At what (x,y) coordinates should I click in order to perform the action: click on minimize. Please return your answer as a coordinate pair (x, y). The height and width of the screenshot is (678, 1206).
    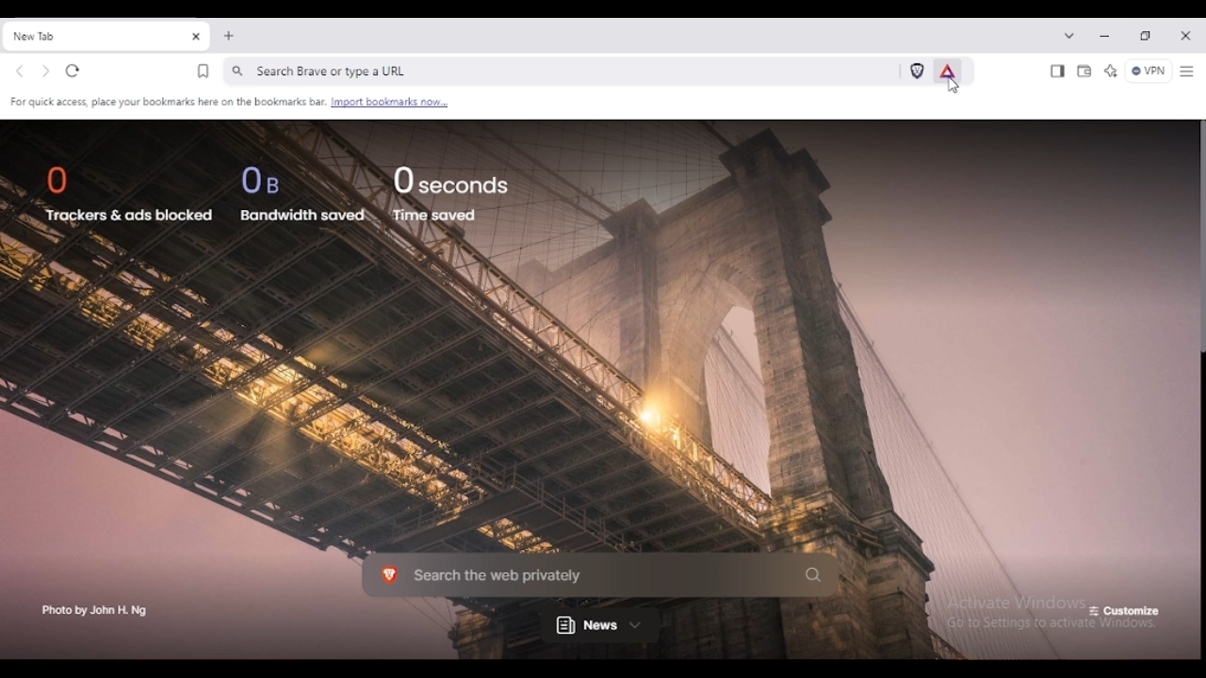
    Looking at the image, I should click on (1105, 38).